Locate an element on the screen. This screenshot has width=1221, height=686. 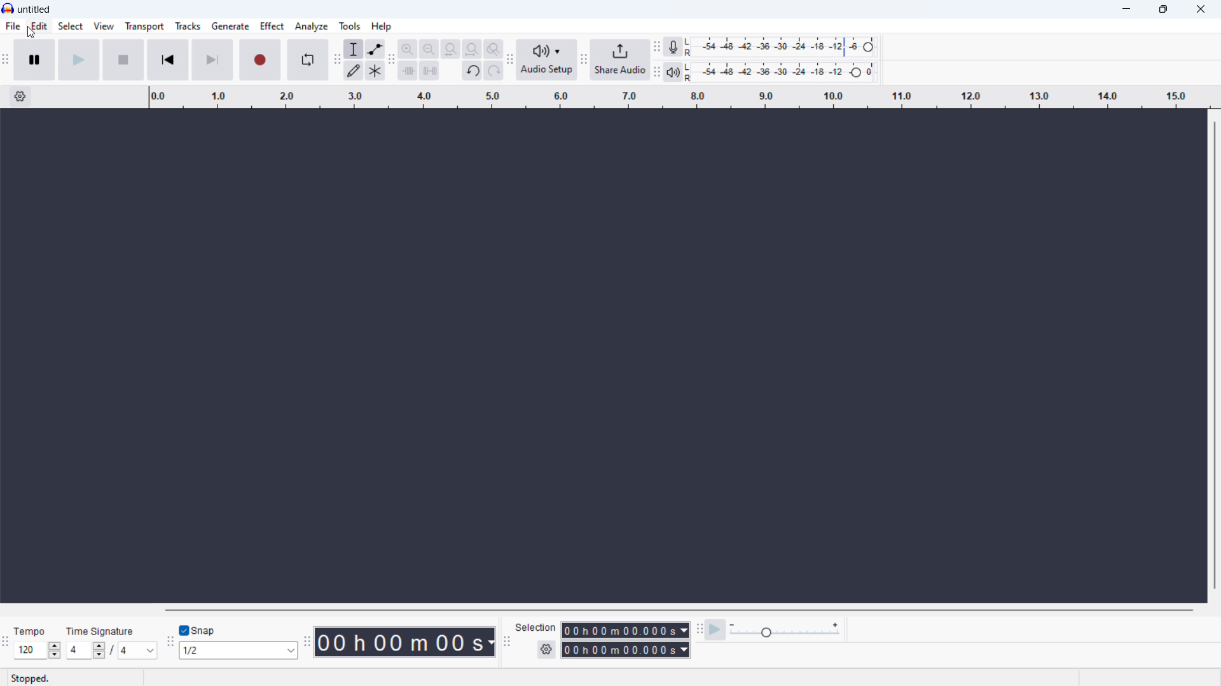
enable loop is located at coordinates (308, 59).